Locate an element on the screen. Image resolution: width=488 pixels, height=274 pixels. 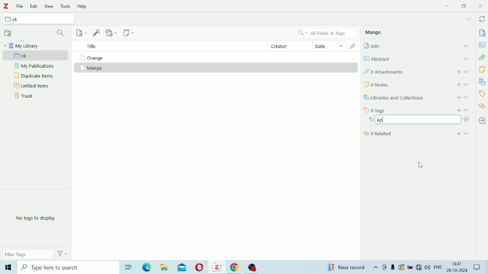
Remove is located at coordinates (467, 120).